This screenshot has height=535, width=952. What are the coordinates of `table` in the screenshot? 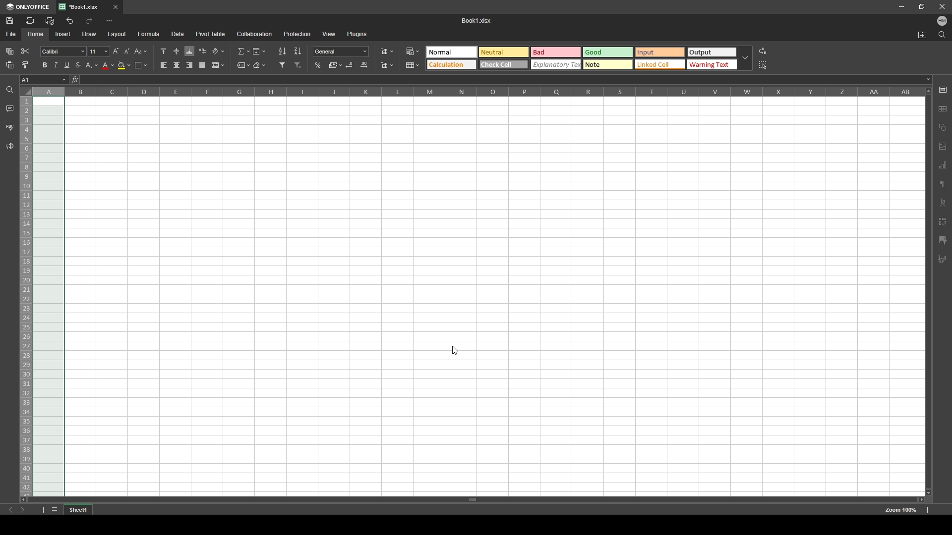 It's located at (943, 109).